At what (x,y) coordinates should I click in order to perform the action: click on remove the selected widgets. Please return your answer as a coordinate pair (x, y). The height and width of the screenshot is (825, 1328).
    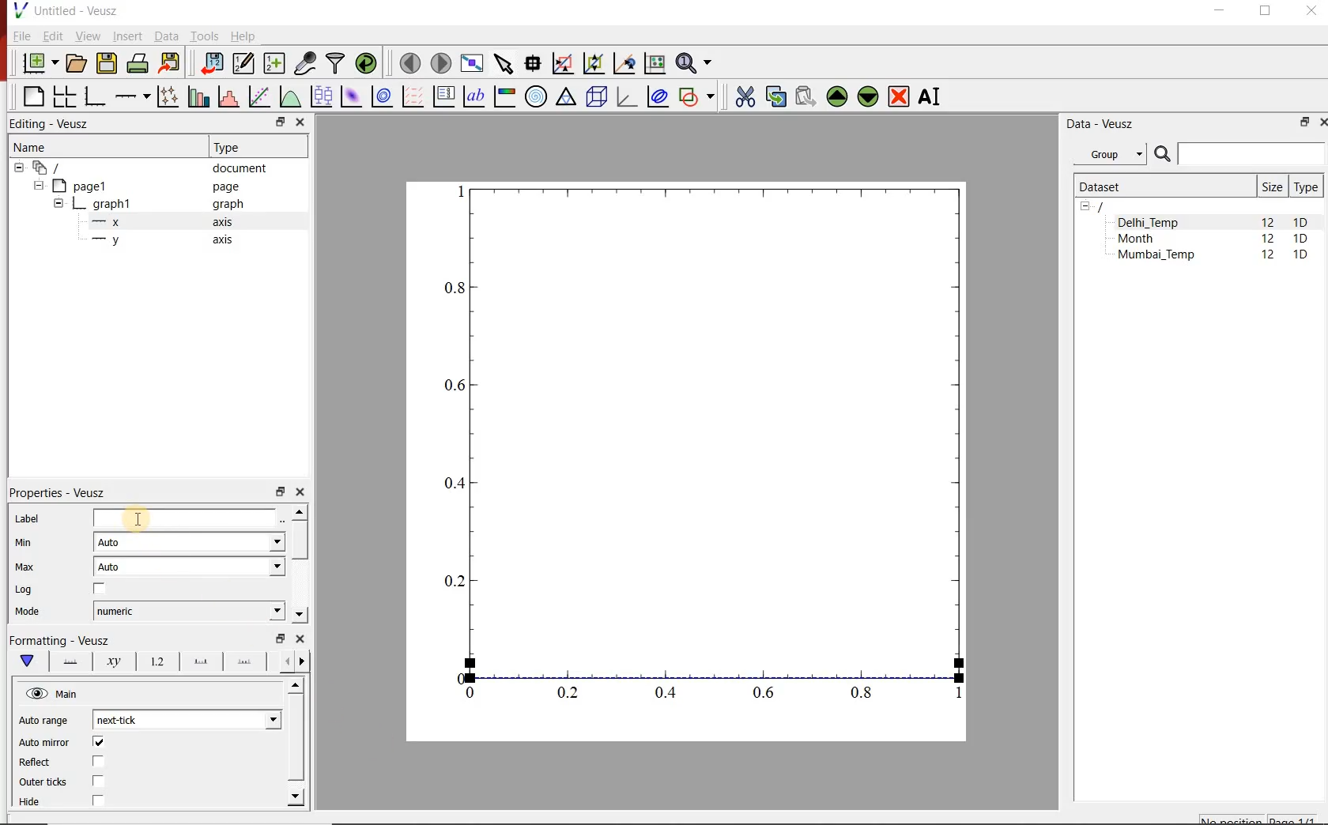
    Looking at the image, I should click on (900, 96).